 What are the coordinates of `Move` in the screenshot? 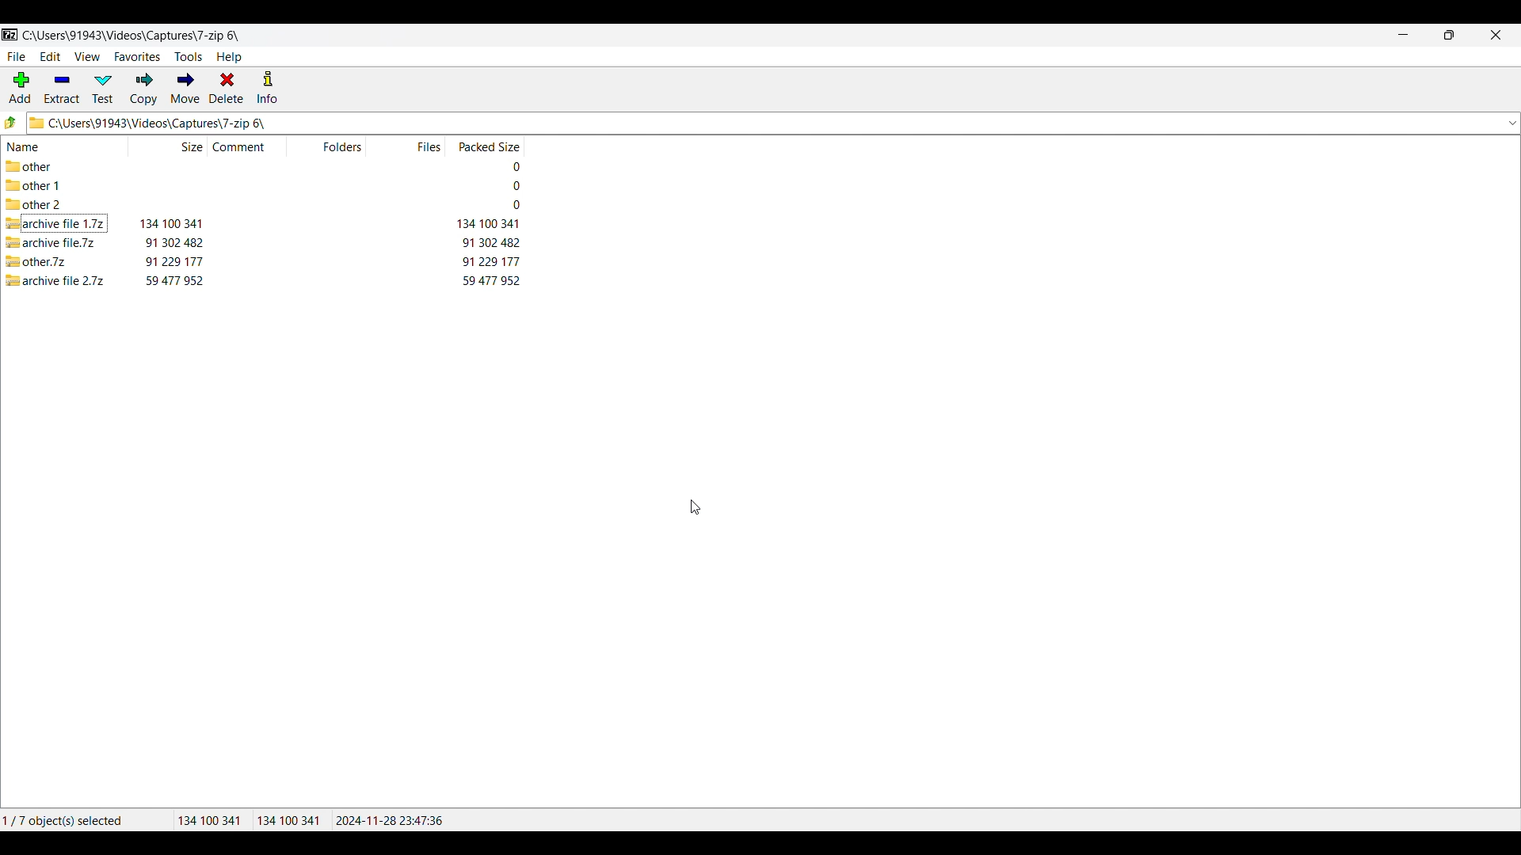 It's located at (185, 88).